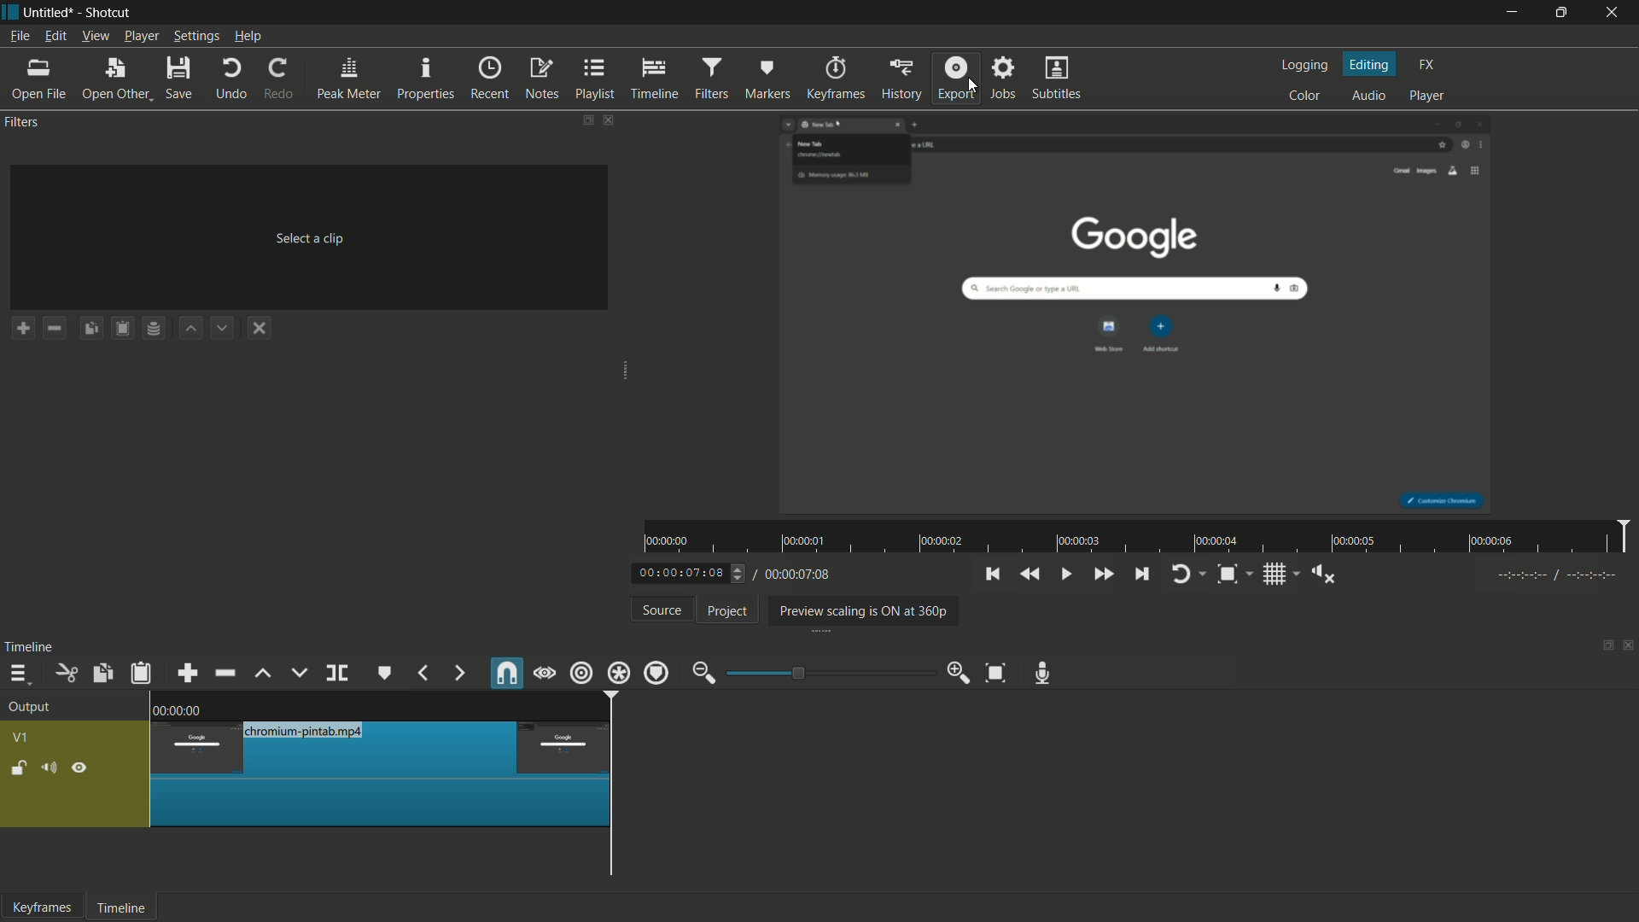 This screenshot has width=1639, height=922. Describe the element at coordinates (34, 708) in the screenshot. I see `output` at that location.